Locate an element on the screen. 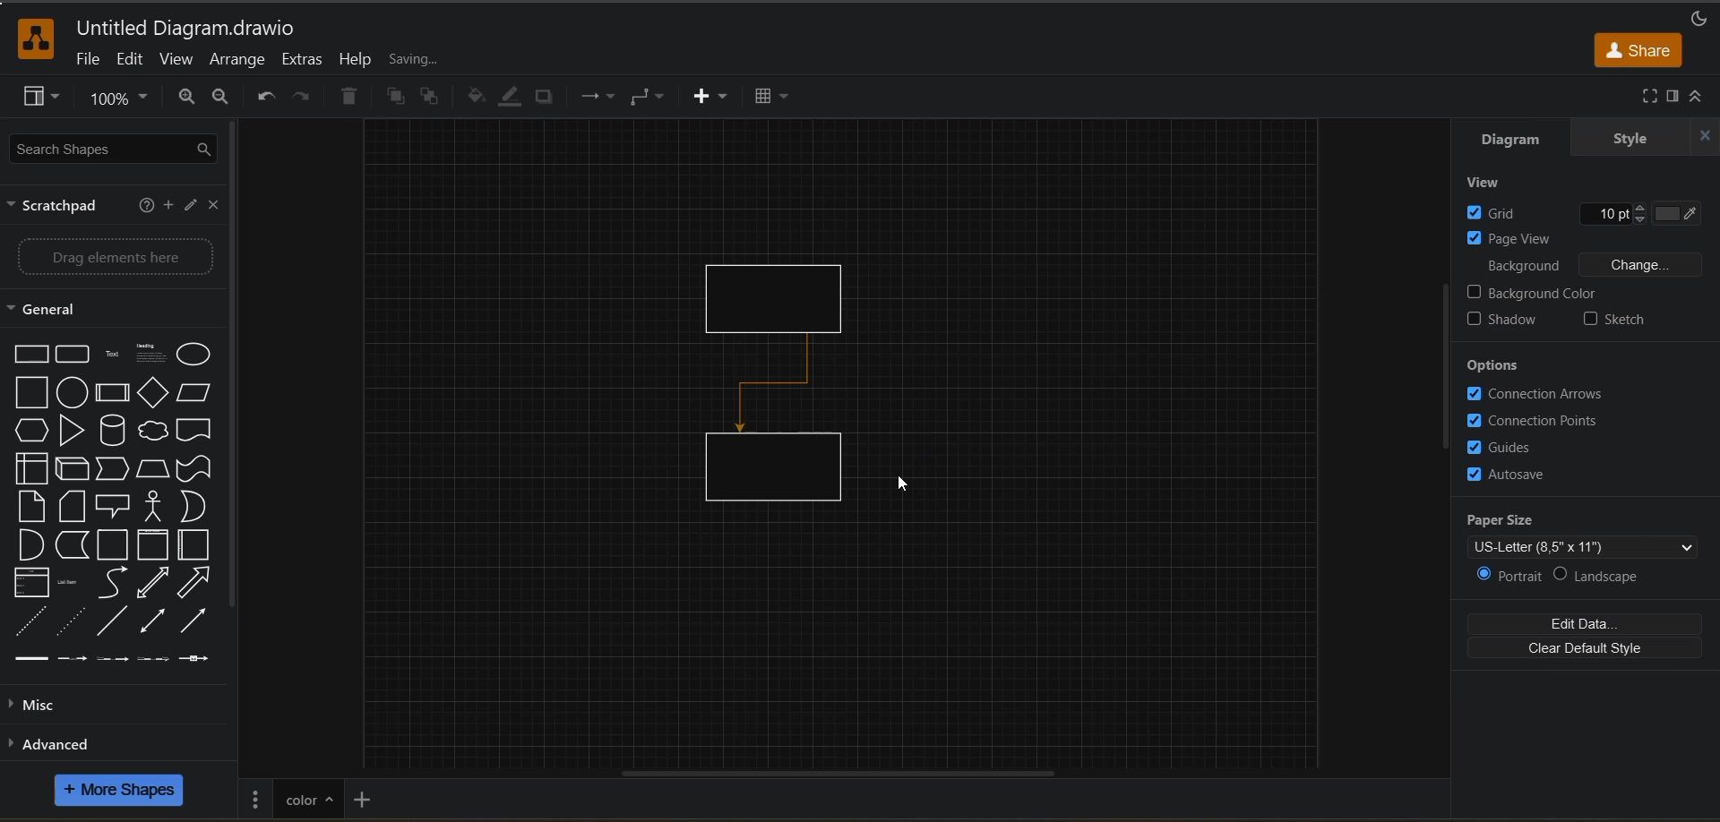 Image resolution: width=1720 pixels, height=822 pixels. connector is located at coordinates (775, 384).